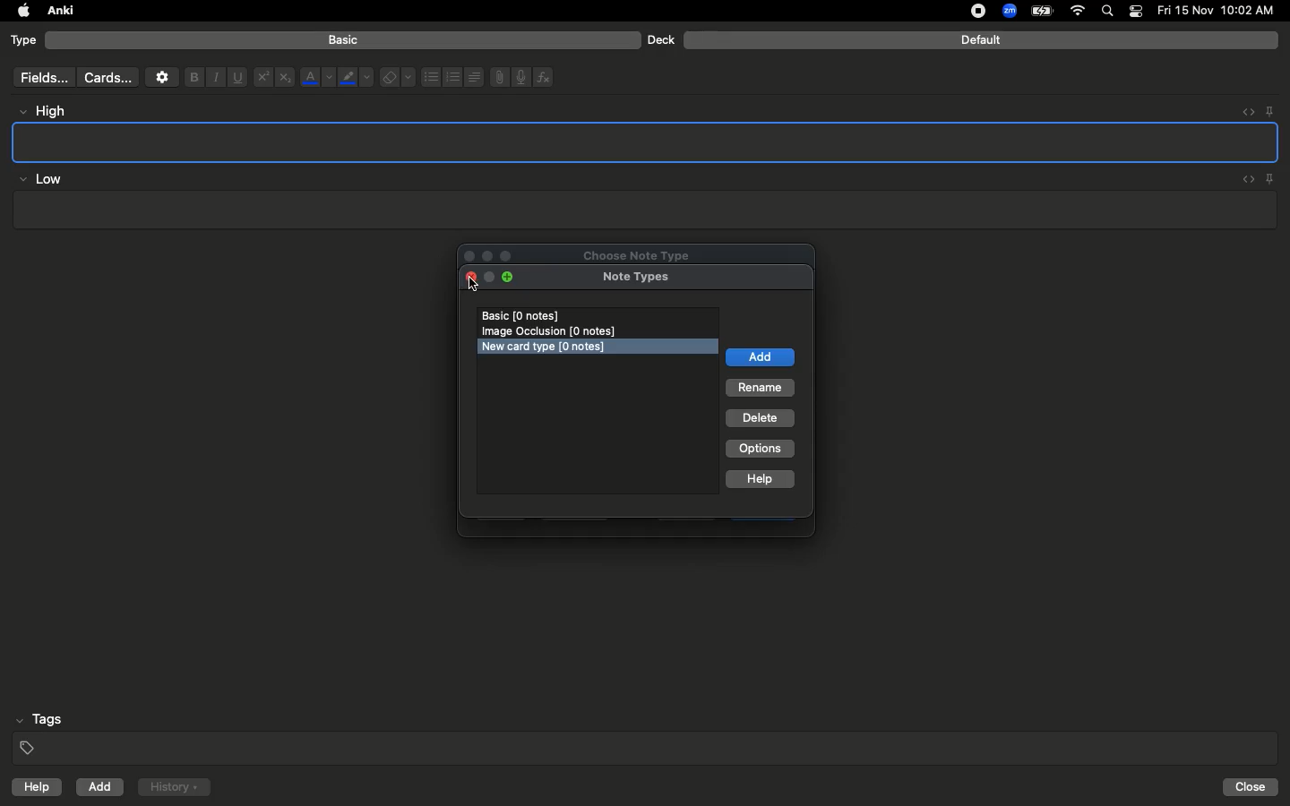 The image size is (1290, 806). I want to click on Cards, so click(107, 78).